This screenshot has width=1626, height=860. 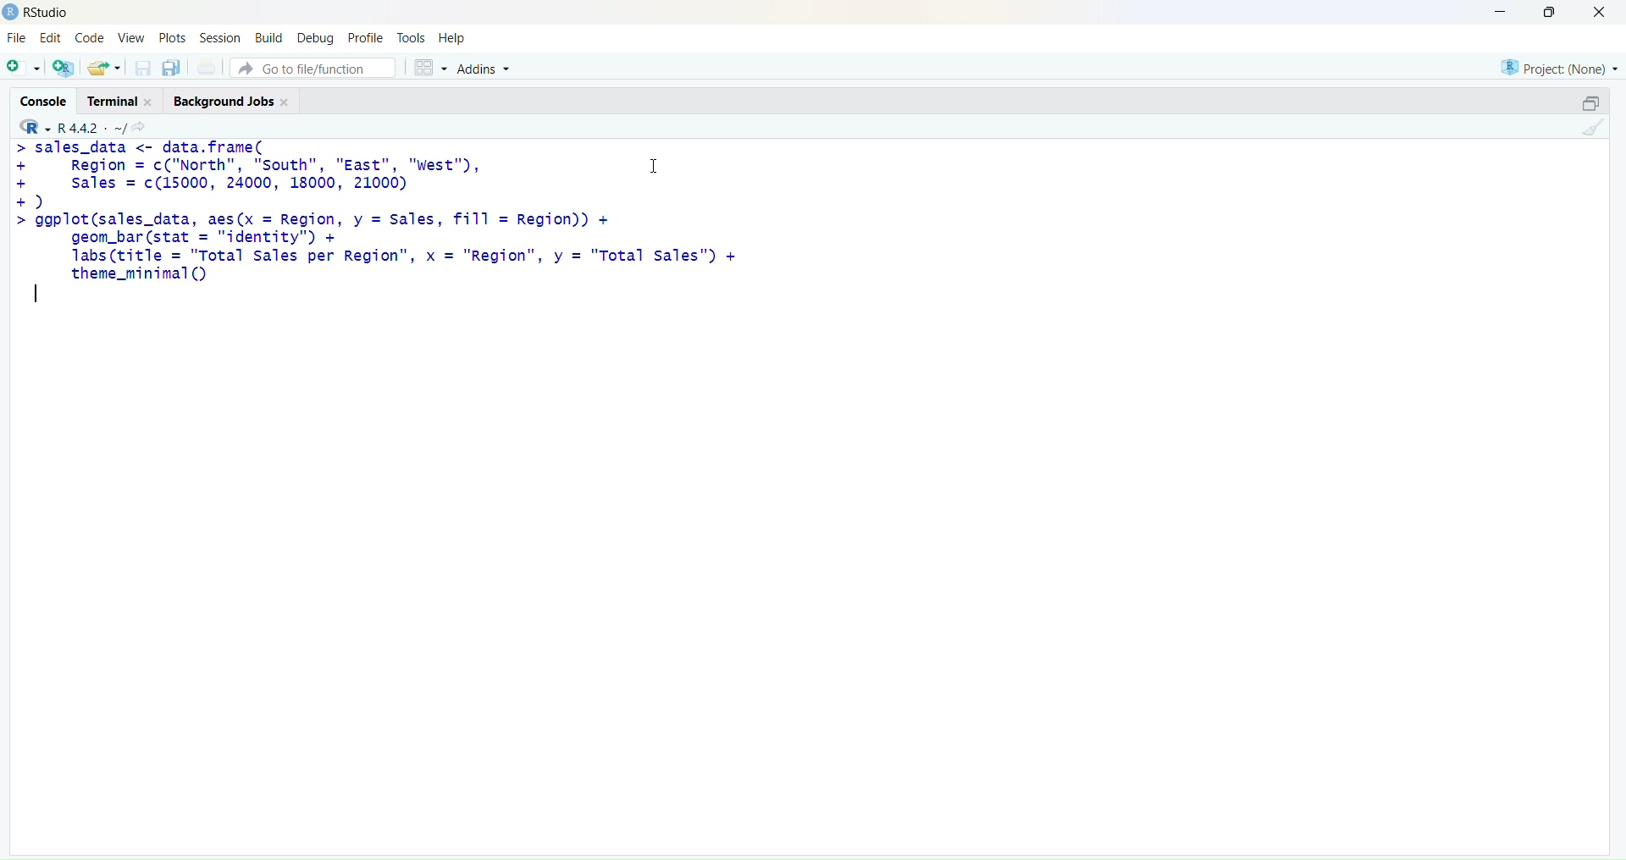 I want to click on Addins ~, so click(x=484, y=69).